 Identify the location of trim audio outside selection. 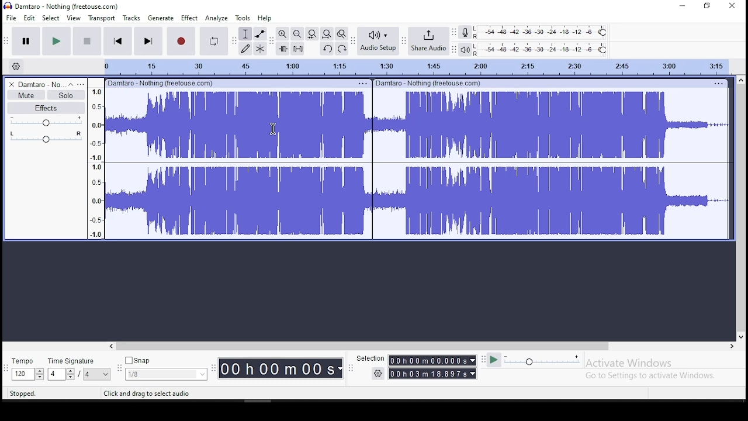
(283, 49).